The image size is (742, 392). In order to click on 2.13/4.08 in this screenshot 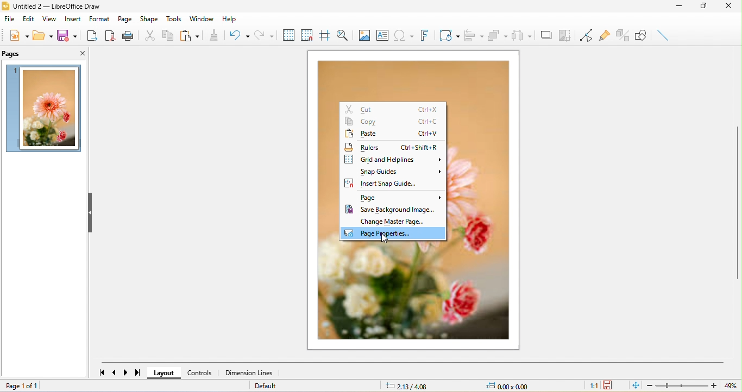, I will do `click(409, 386)`.